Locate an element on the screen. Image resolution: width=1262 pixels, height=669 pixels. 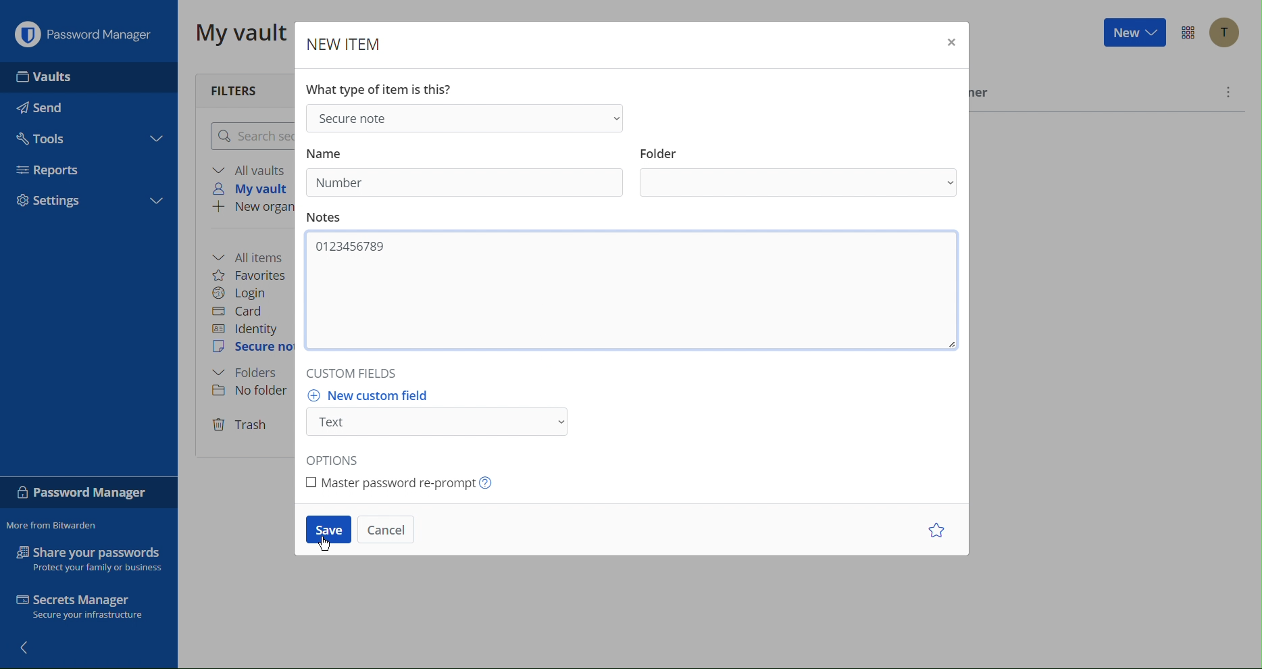
0123456789 is located at coordinates (352, 247).